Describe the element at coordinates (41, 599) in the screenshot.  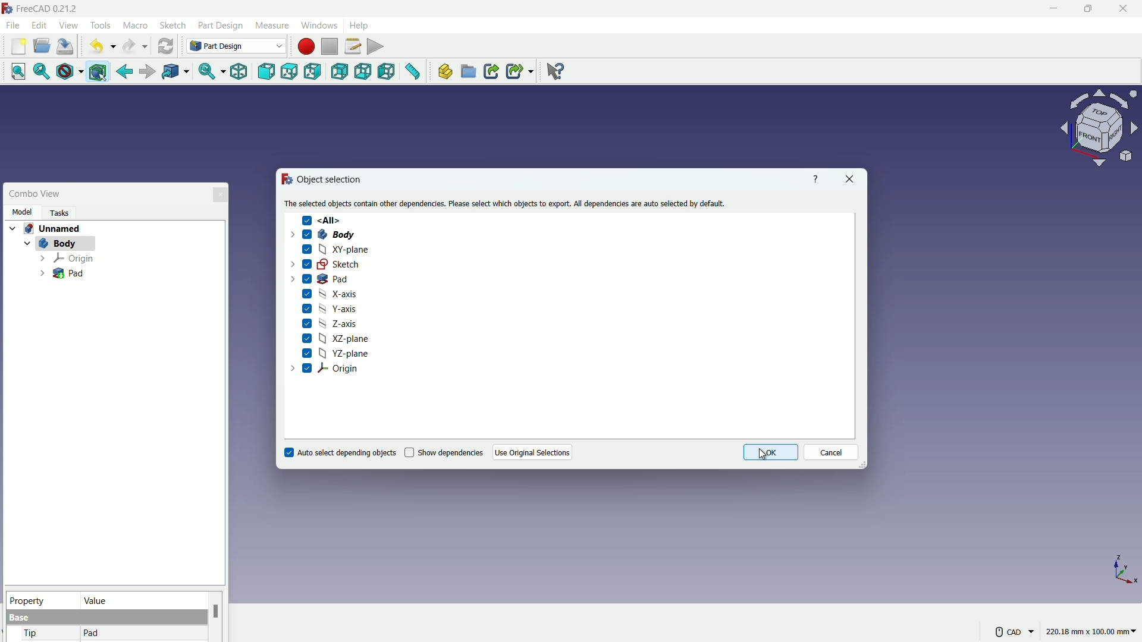
I see `property` at that location.